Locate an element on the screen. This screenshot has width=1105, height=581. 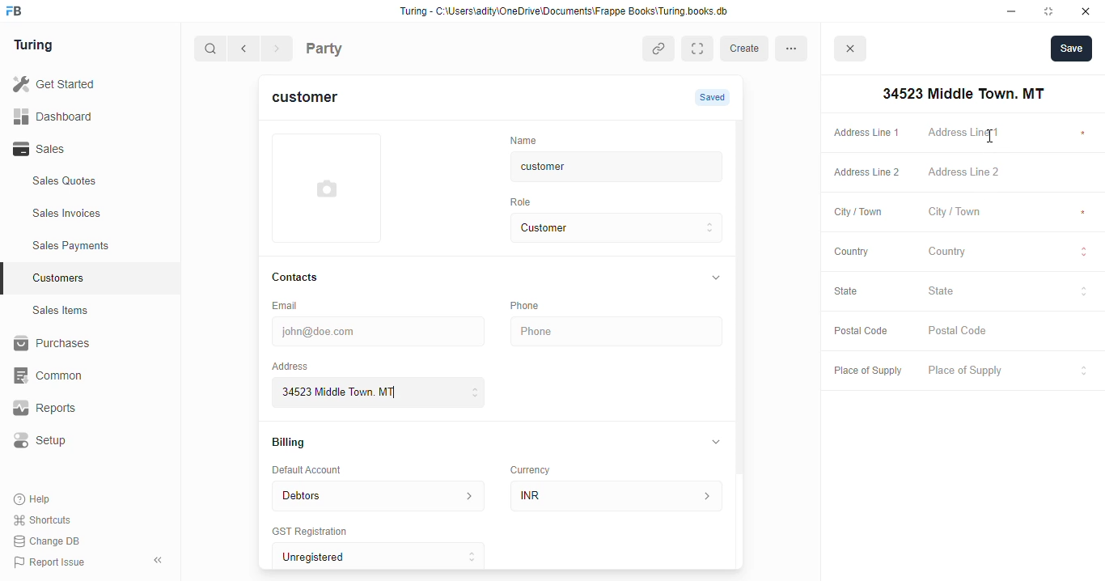
Currency is located at coordinates (537, 466).